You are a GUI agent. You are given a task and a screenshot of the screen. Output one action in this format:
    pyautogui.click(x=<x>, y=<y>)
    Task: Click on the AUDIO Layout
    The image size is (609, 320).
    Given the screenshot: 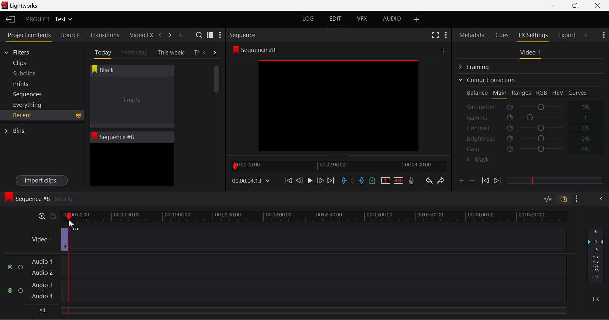 What is the action you would take?
    pyautogui.click(x=391, y=18)
    